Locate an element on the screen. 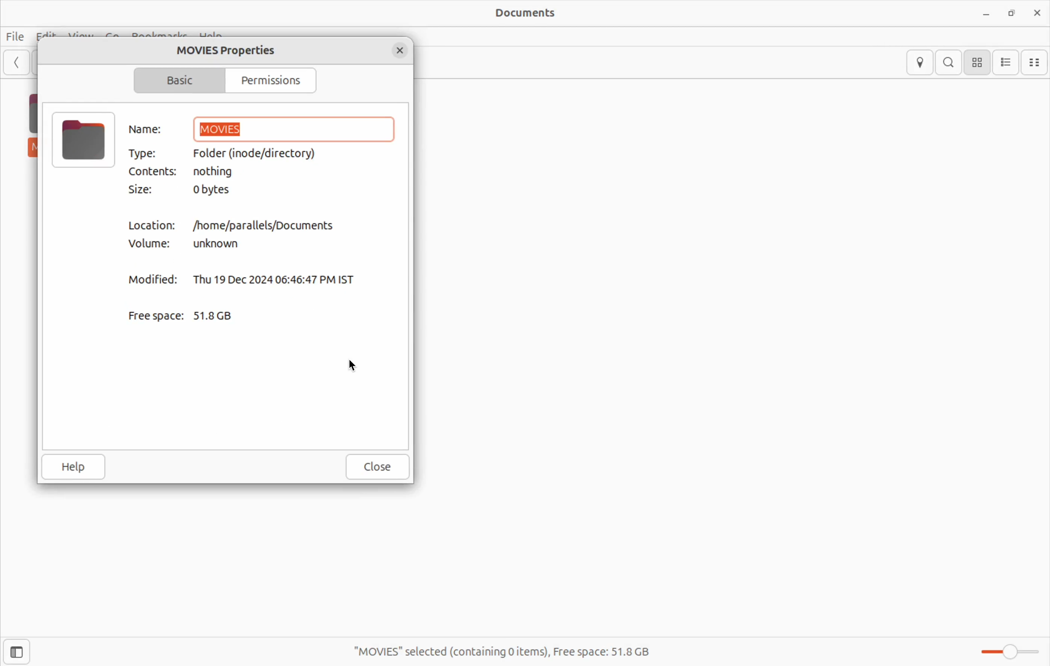 The image size is (1050, 666). modified is located at coordinates (154, 277).